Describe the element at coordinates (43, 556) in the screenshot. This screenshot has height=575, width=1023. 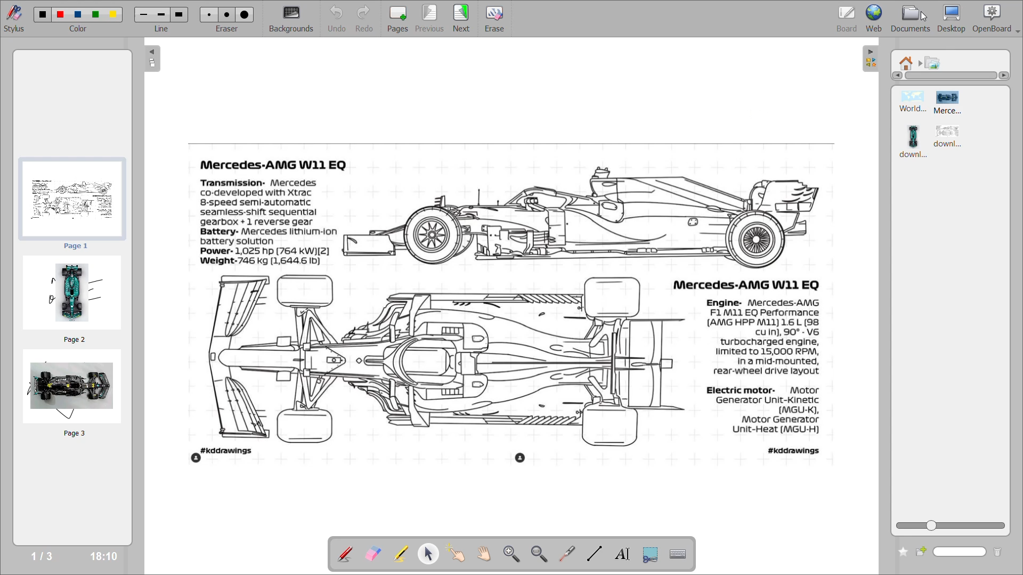
I see `1/3` at that location.